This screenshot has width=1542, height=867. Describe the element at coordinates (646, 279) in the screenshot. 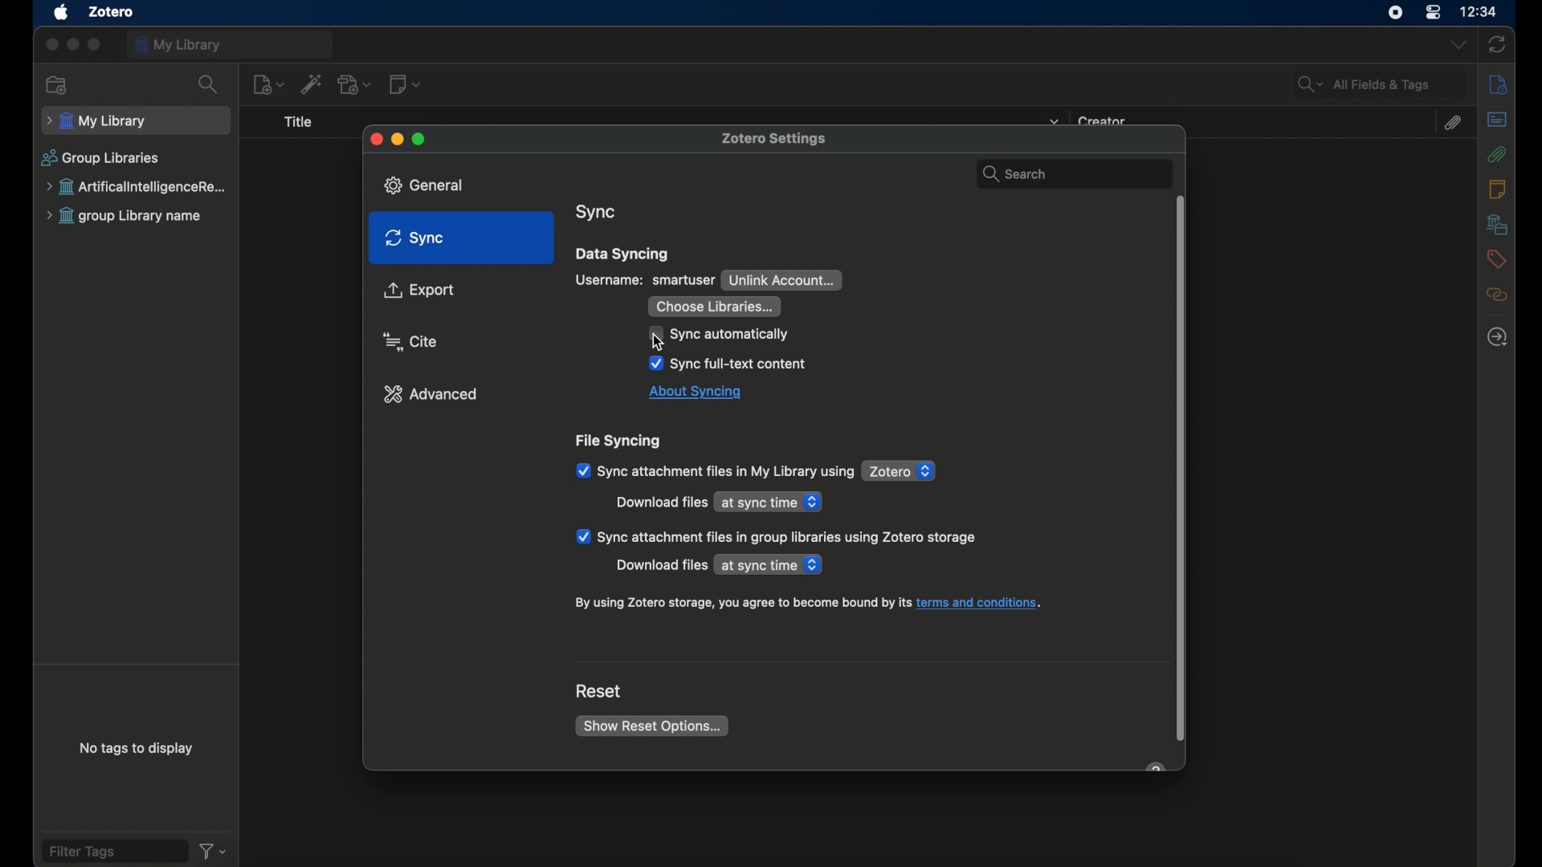

I see `username: smartuser` at that location.